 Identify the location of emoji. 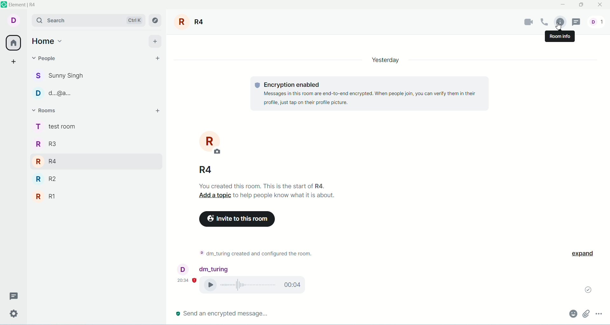
(573, 315).